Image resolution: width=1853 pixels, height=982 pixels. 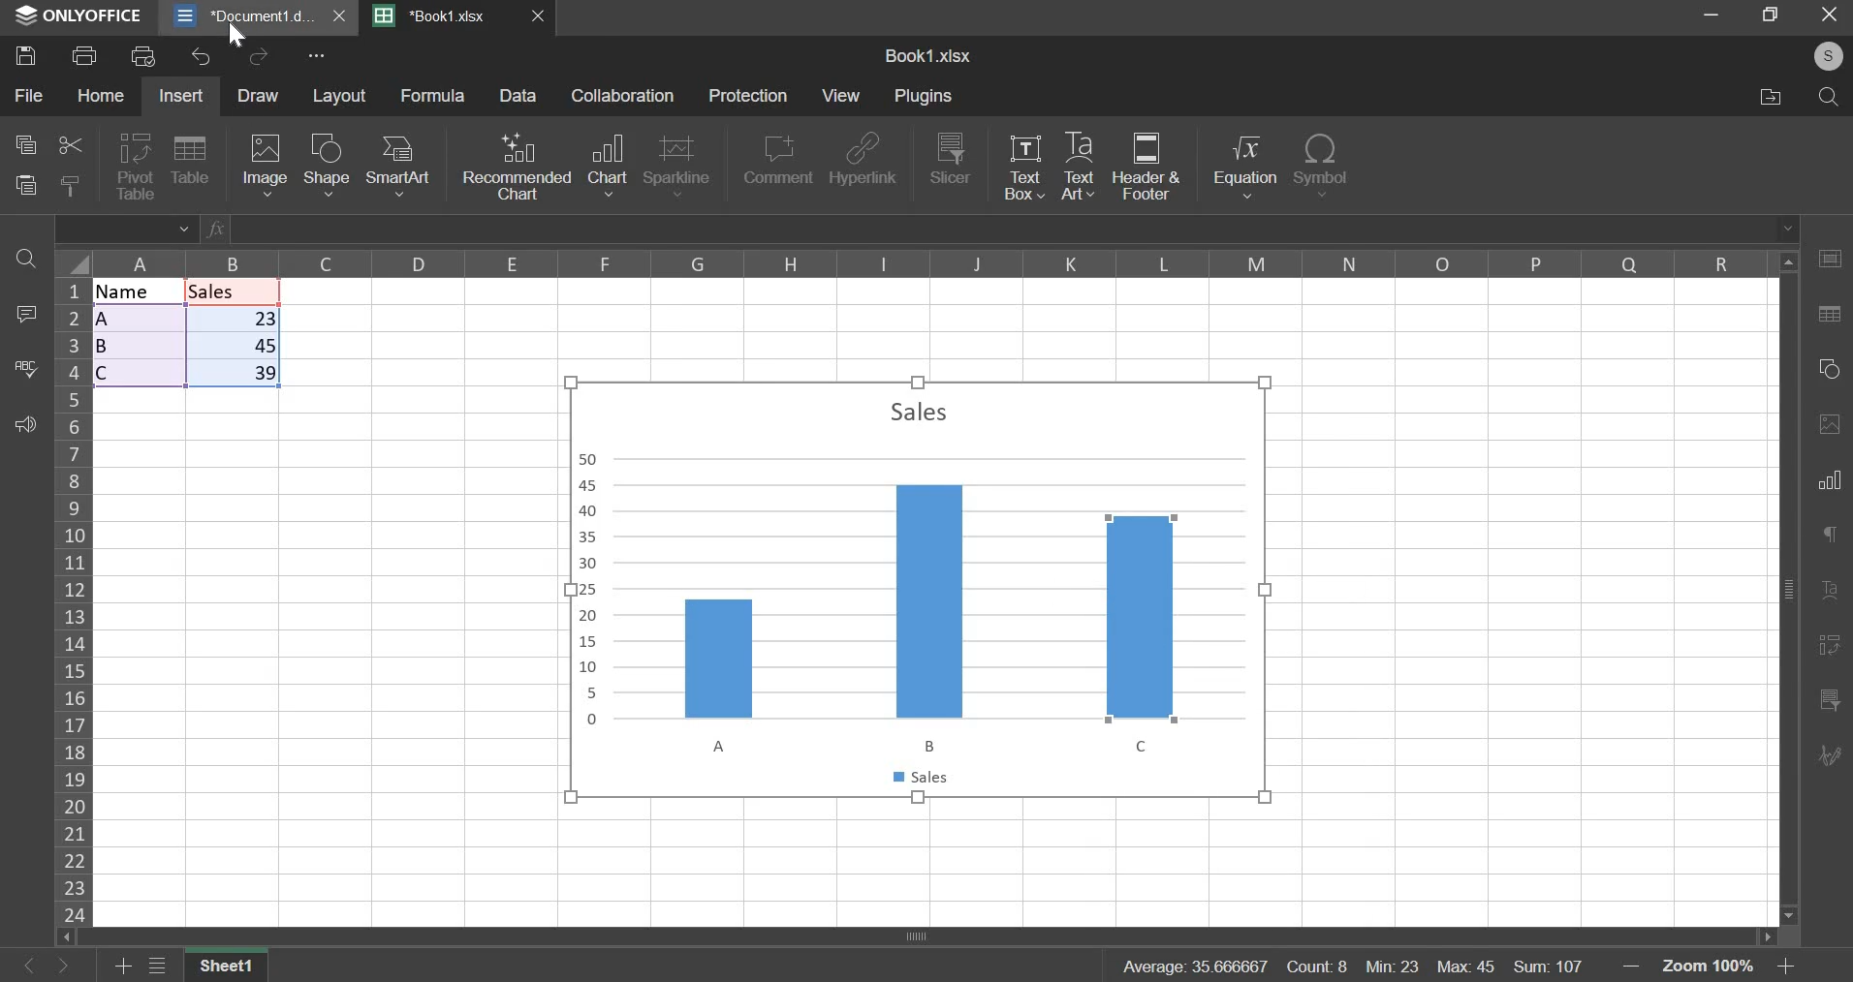 What do you see at coordinates (607, 164) in the screenshot?
I see `chart` at bounding box center [607, 164].